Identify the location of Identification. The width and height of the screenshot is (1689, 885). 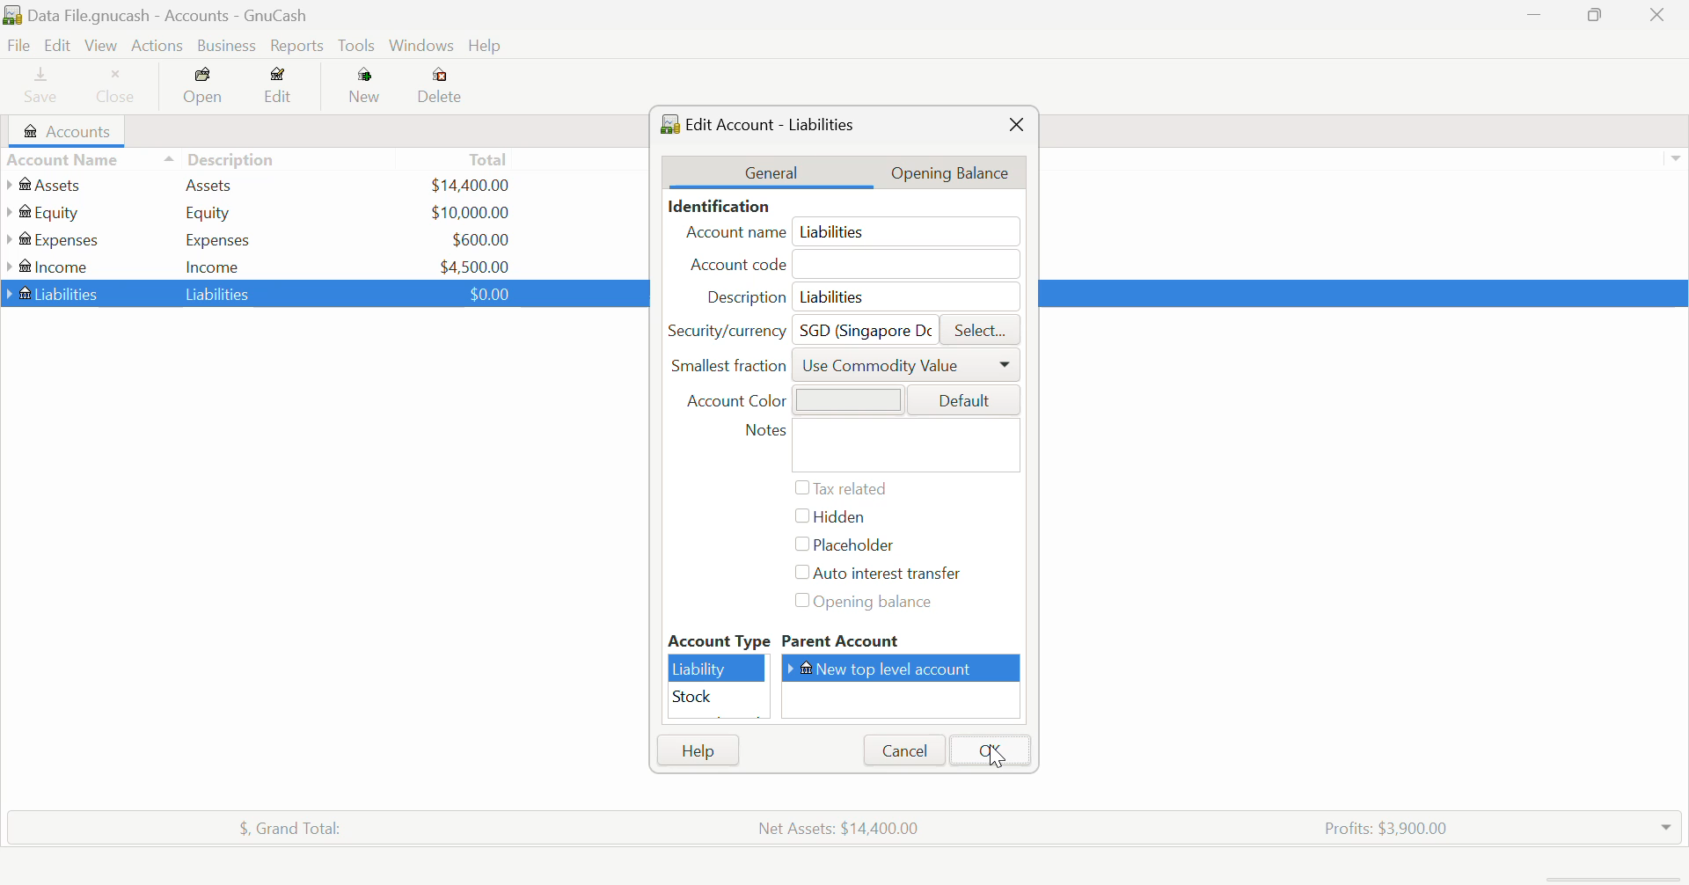
(715, 206).